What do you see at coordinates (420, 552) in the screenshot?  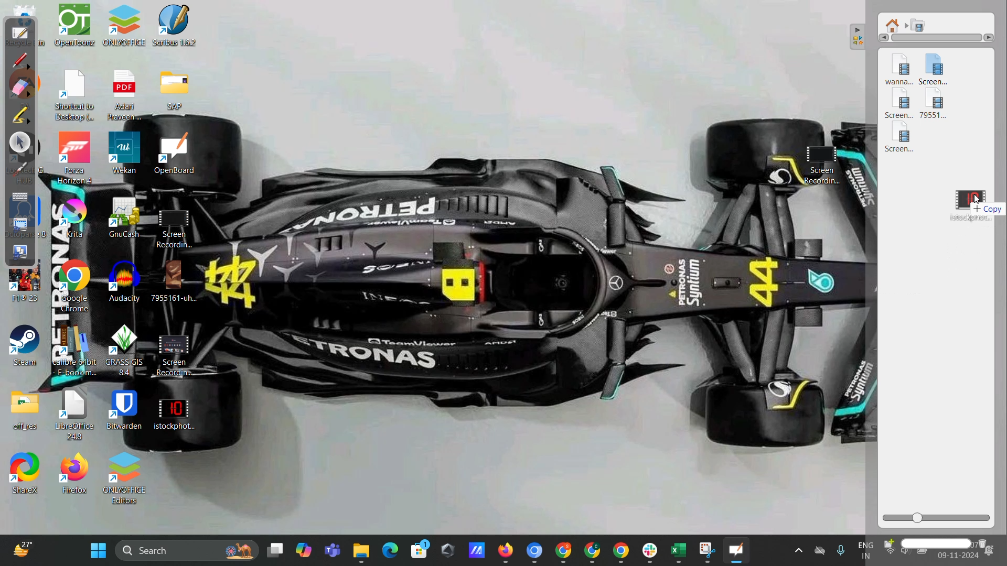 I see `microsoft store` at bounding box center [420, 552].